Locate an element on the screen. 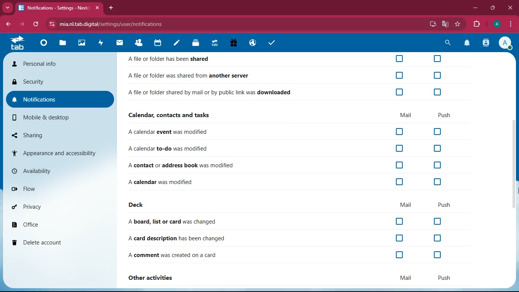  forward is located at coordinates (21, 24).